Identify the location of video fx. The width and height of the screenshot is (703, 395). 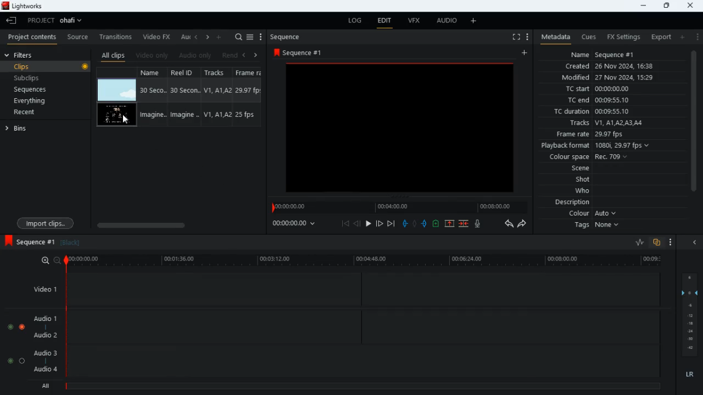
(157, 37).